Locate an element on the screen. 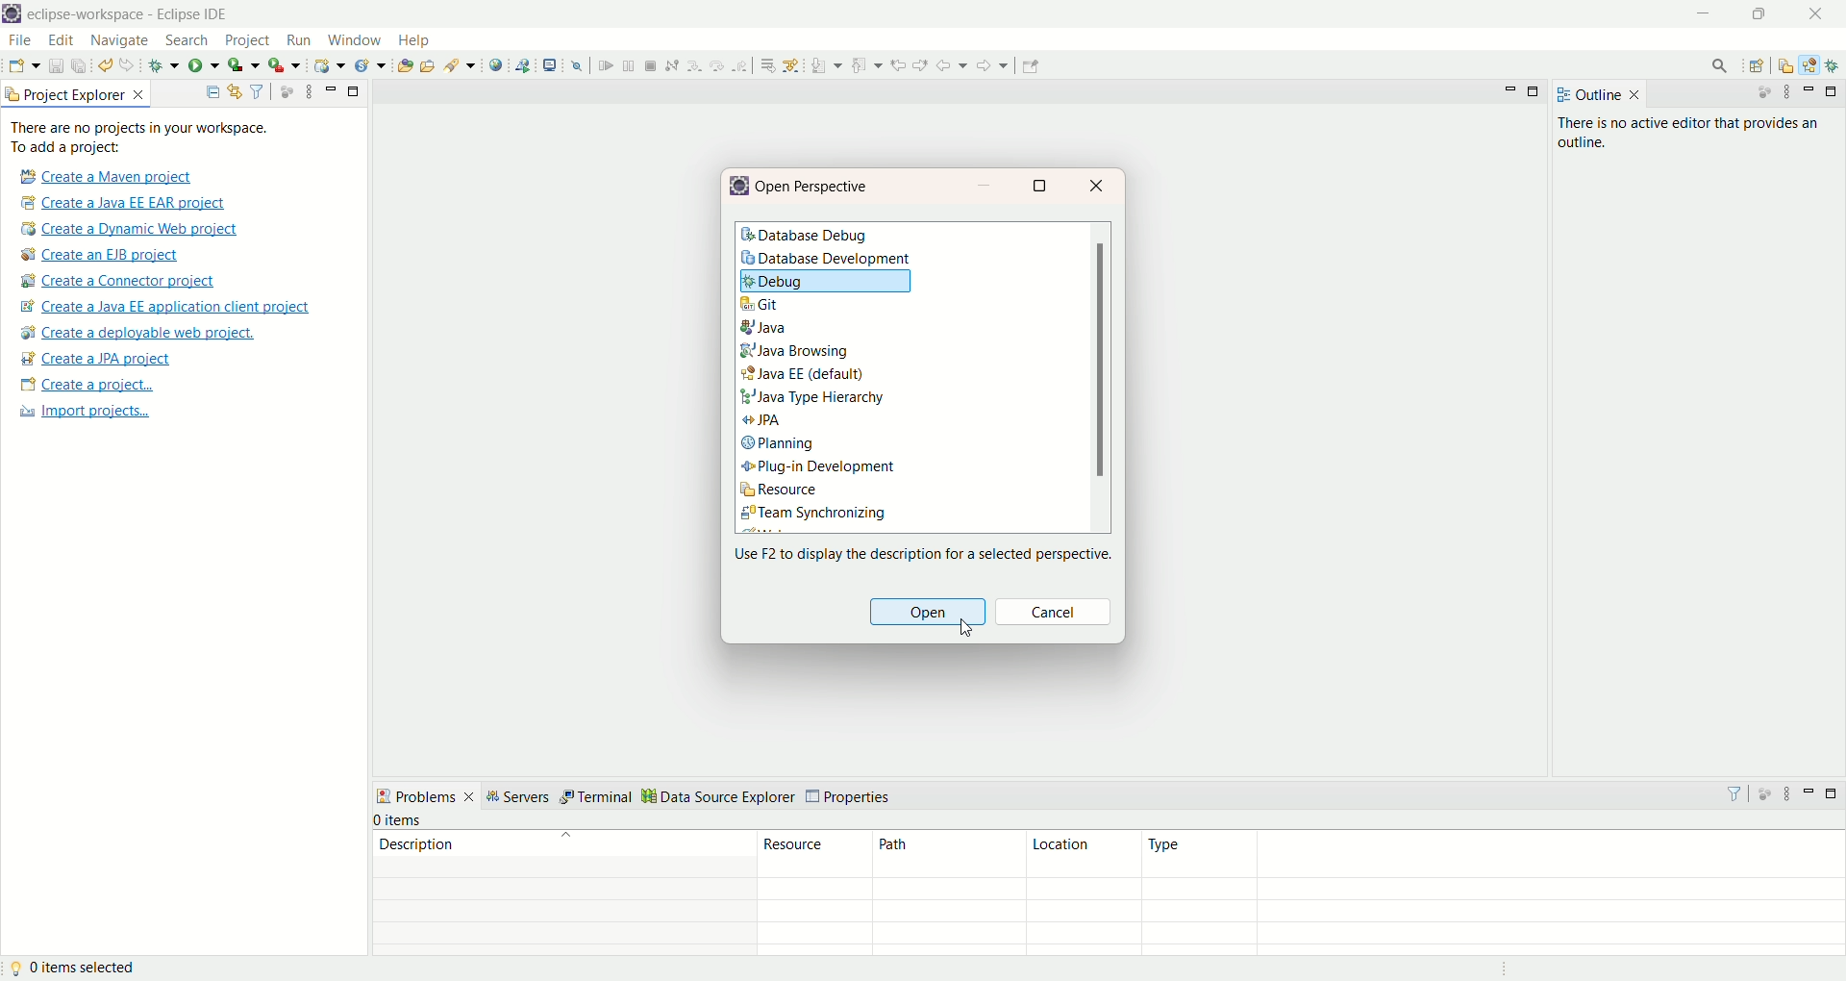  cancel is located at coordinates (1057, 614).